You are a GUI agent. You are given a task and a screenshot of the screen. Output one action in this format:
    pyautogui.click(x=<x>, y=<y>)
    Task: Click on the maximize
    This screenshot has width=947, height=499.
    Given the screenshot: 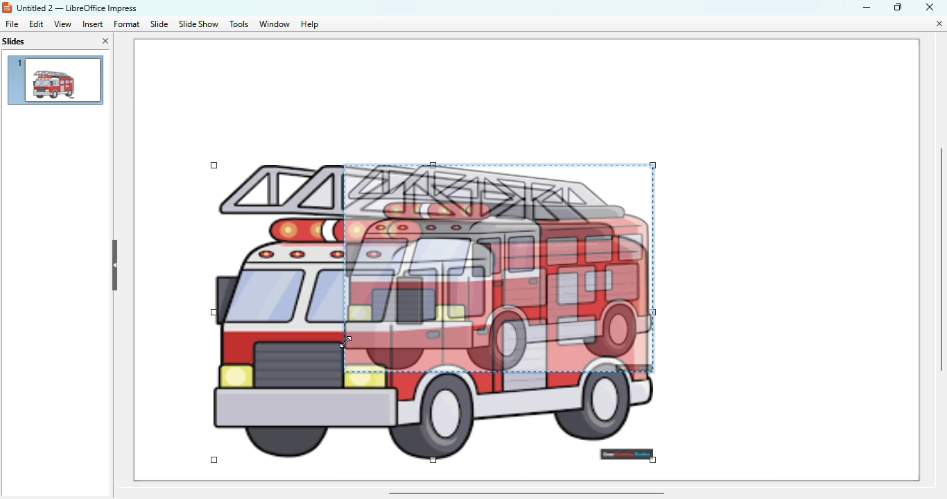 What is the action you would take?
    pyautogui.click(x=899, y=6)
    